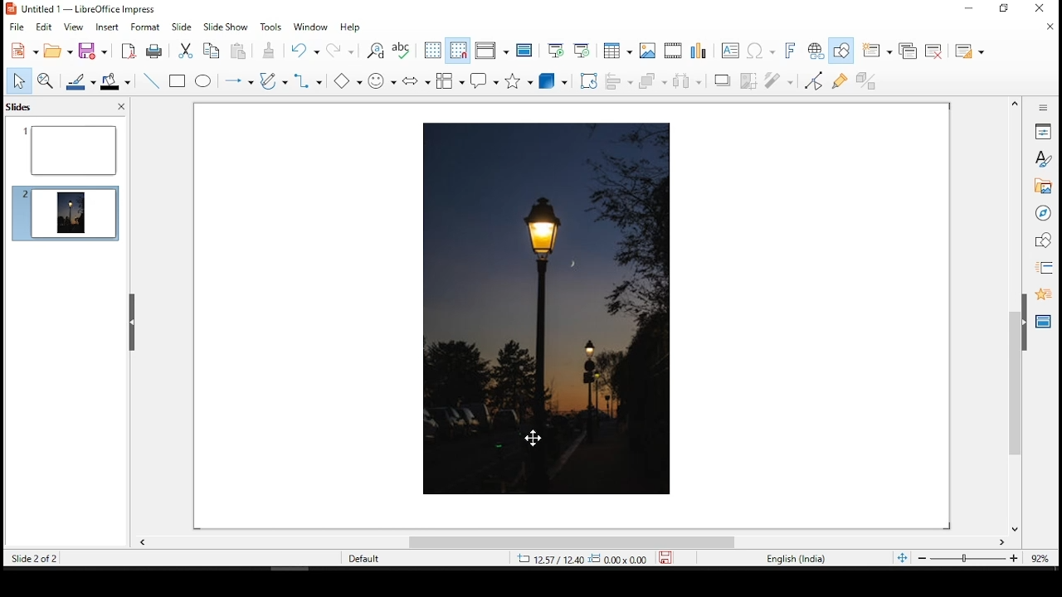  Describe the element at coordinates (1040, 108) in the screenshot. I see `sidebar settings` at that location.